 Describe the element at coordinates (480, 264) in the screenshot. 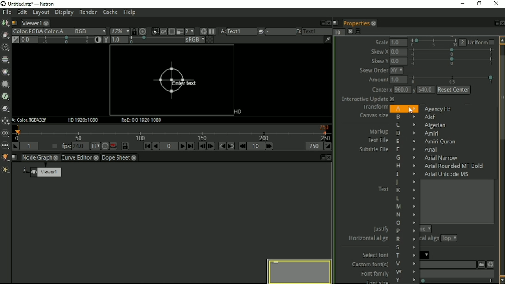

I see `Custom` at that location.